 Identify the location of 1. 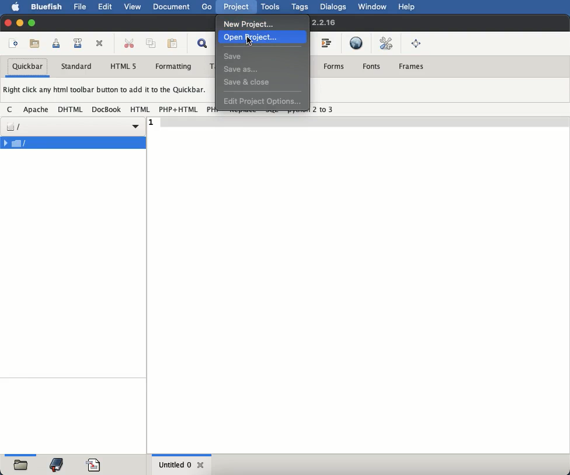
(155, 124).